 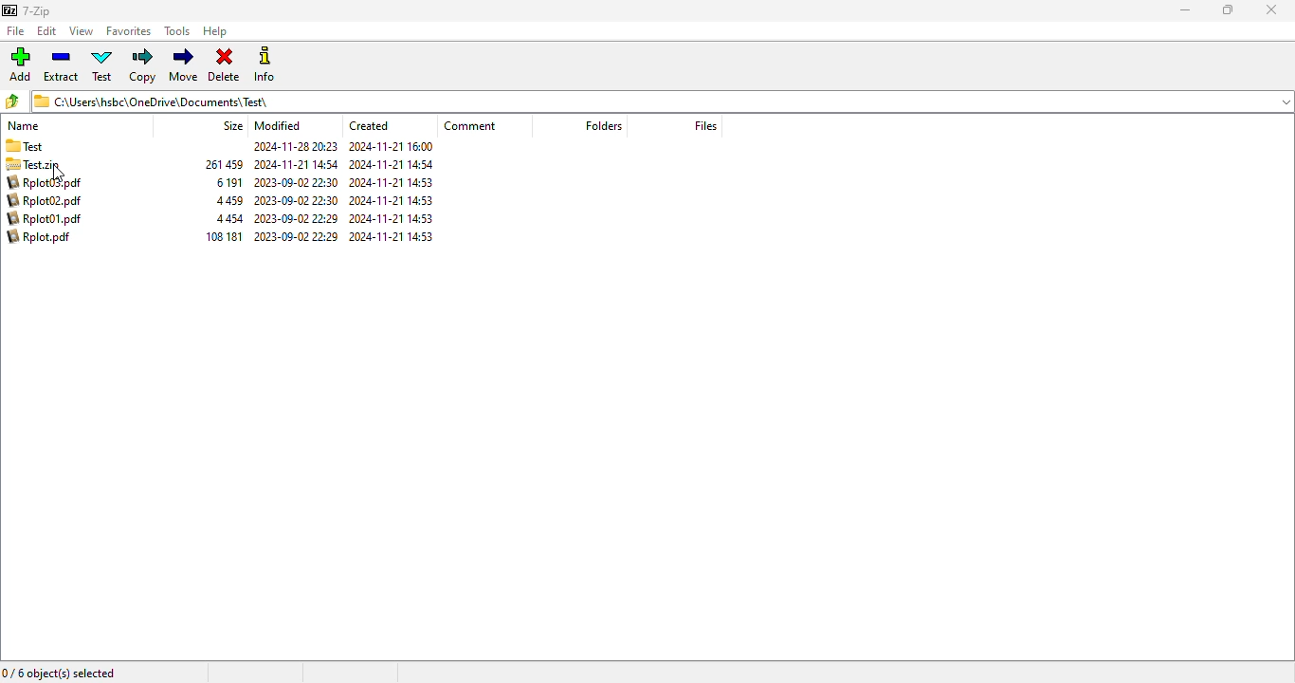 I want to click on add, so click(x=21, y=65).